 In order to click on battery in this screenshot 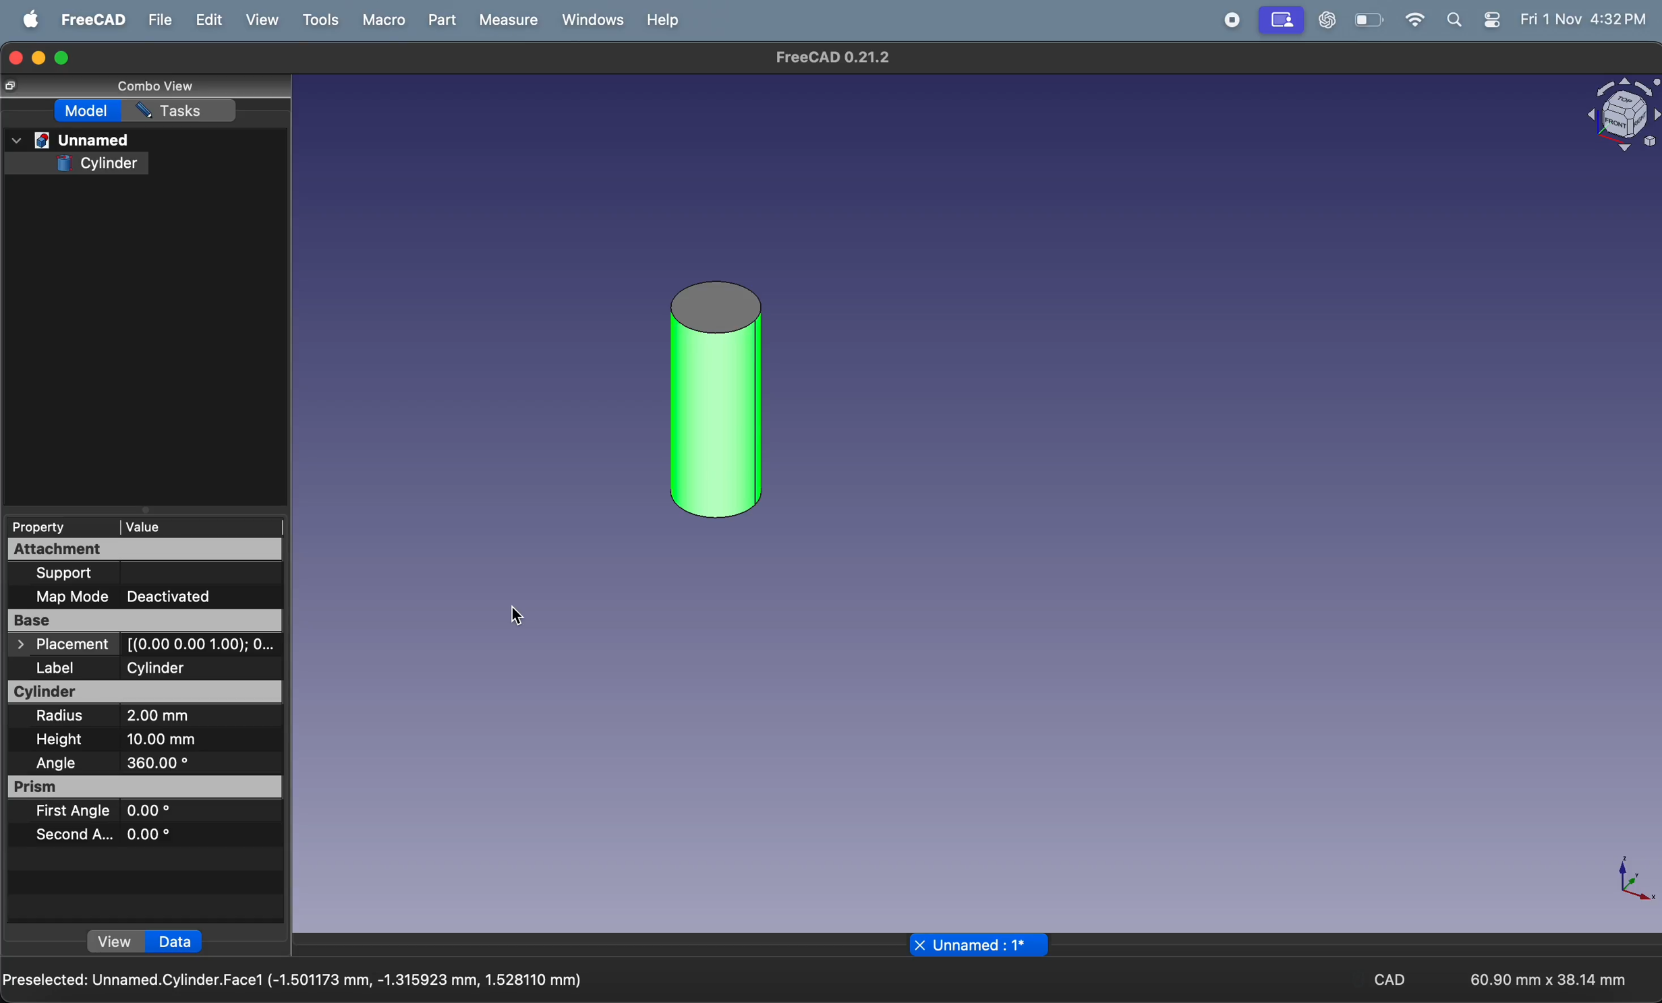, I will do `click(1367, 21)`.